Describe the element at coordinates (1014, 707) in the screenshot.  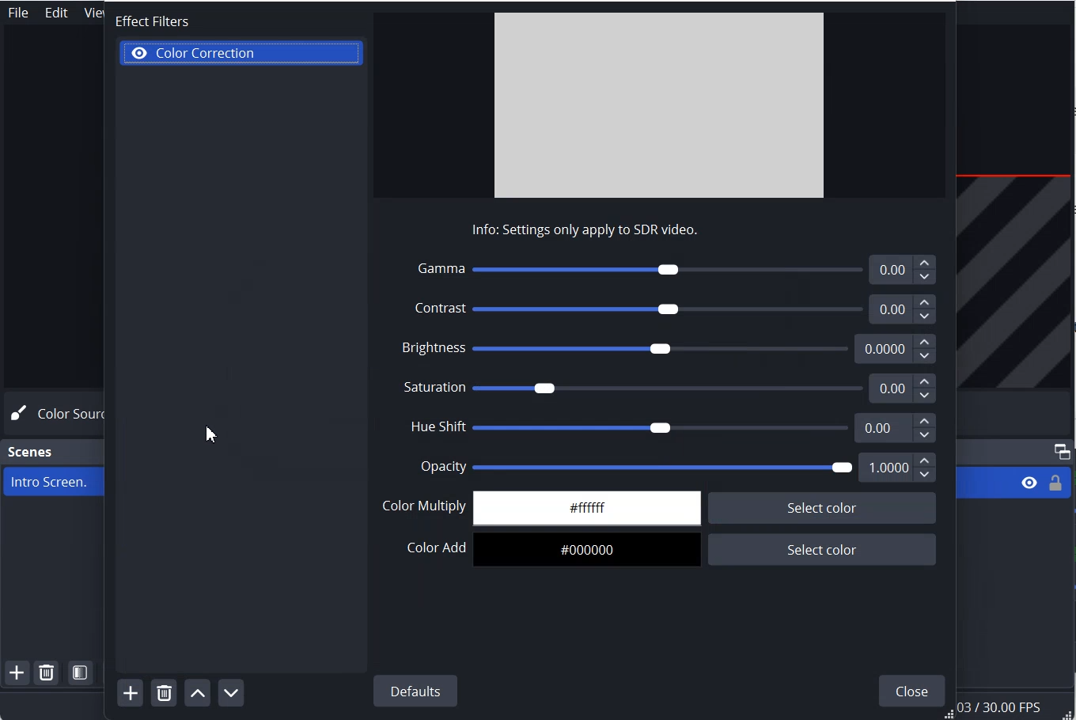
I see `Information Display` at that location.